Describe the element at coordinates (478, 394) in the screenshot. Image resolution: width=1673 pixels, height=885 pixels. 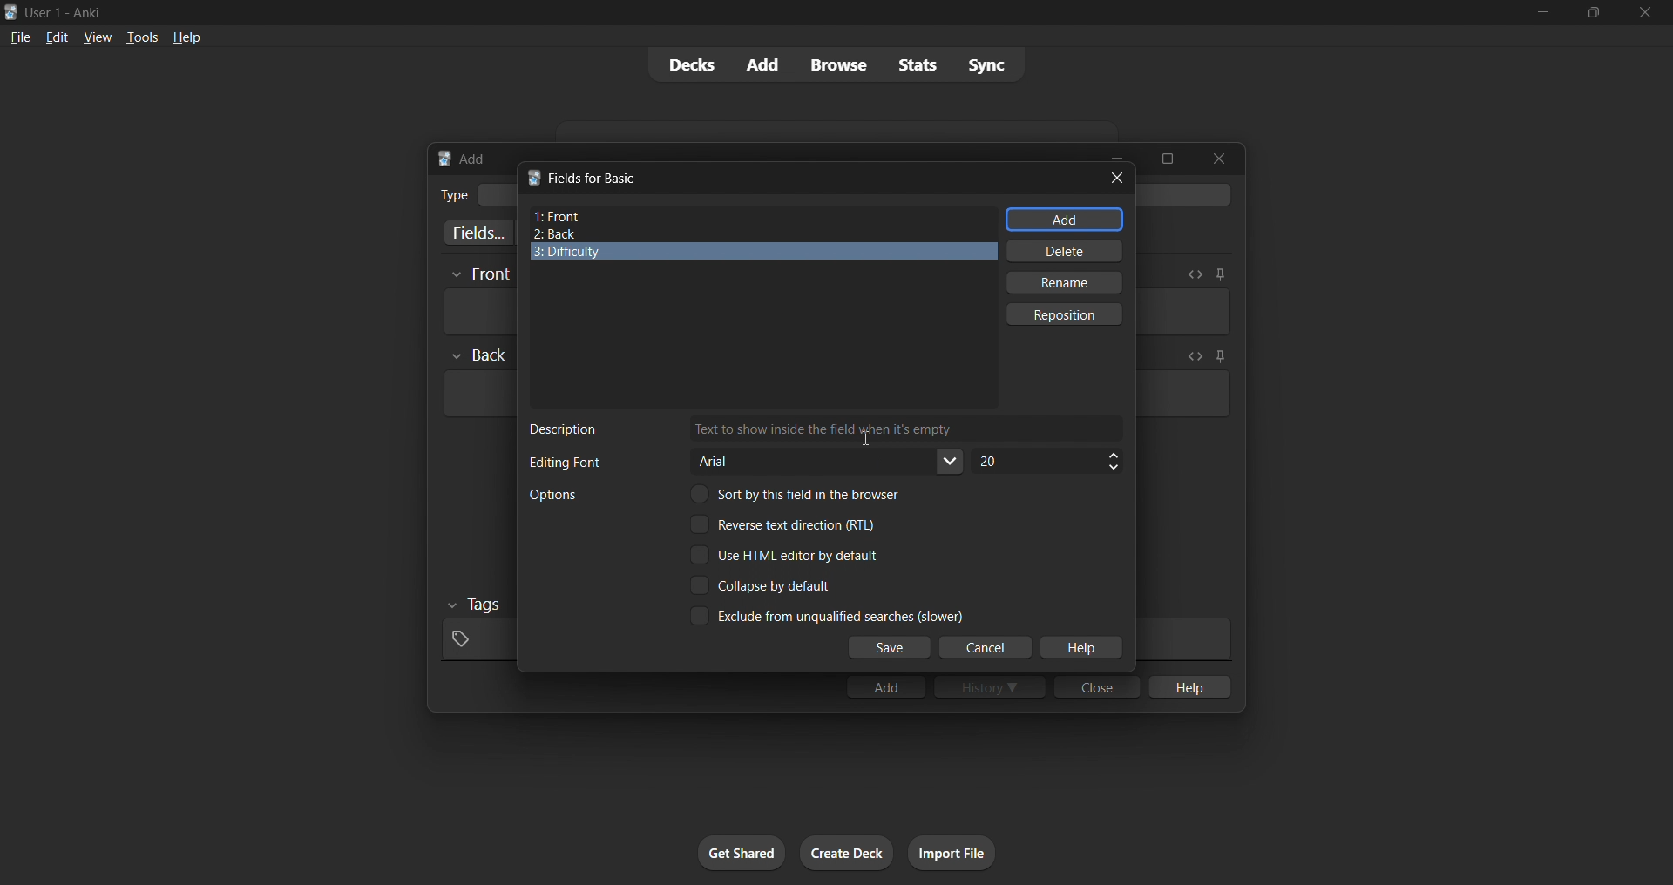
I see `card back input` at that location.